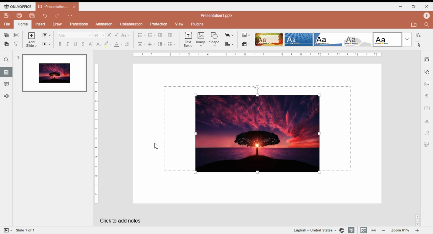  I want to click on shape settings, so click(427, 72).